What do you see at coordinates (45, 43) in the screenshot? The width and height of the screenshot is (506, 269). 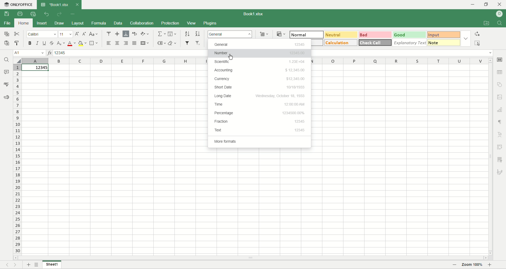 I see `underline` at bounding box center [45, 43].